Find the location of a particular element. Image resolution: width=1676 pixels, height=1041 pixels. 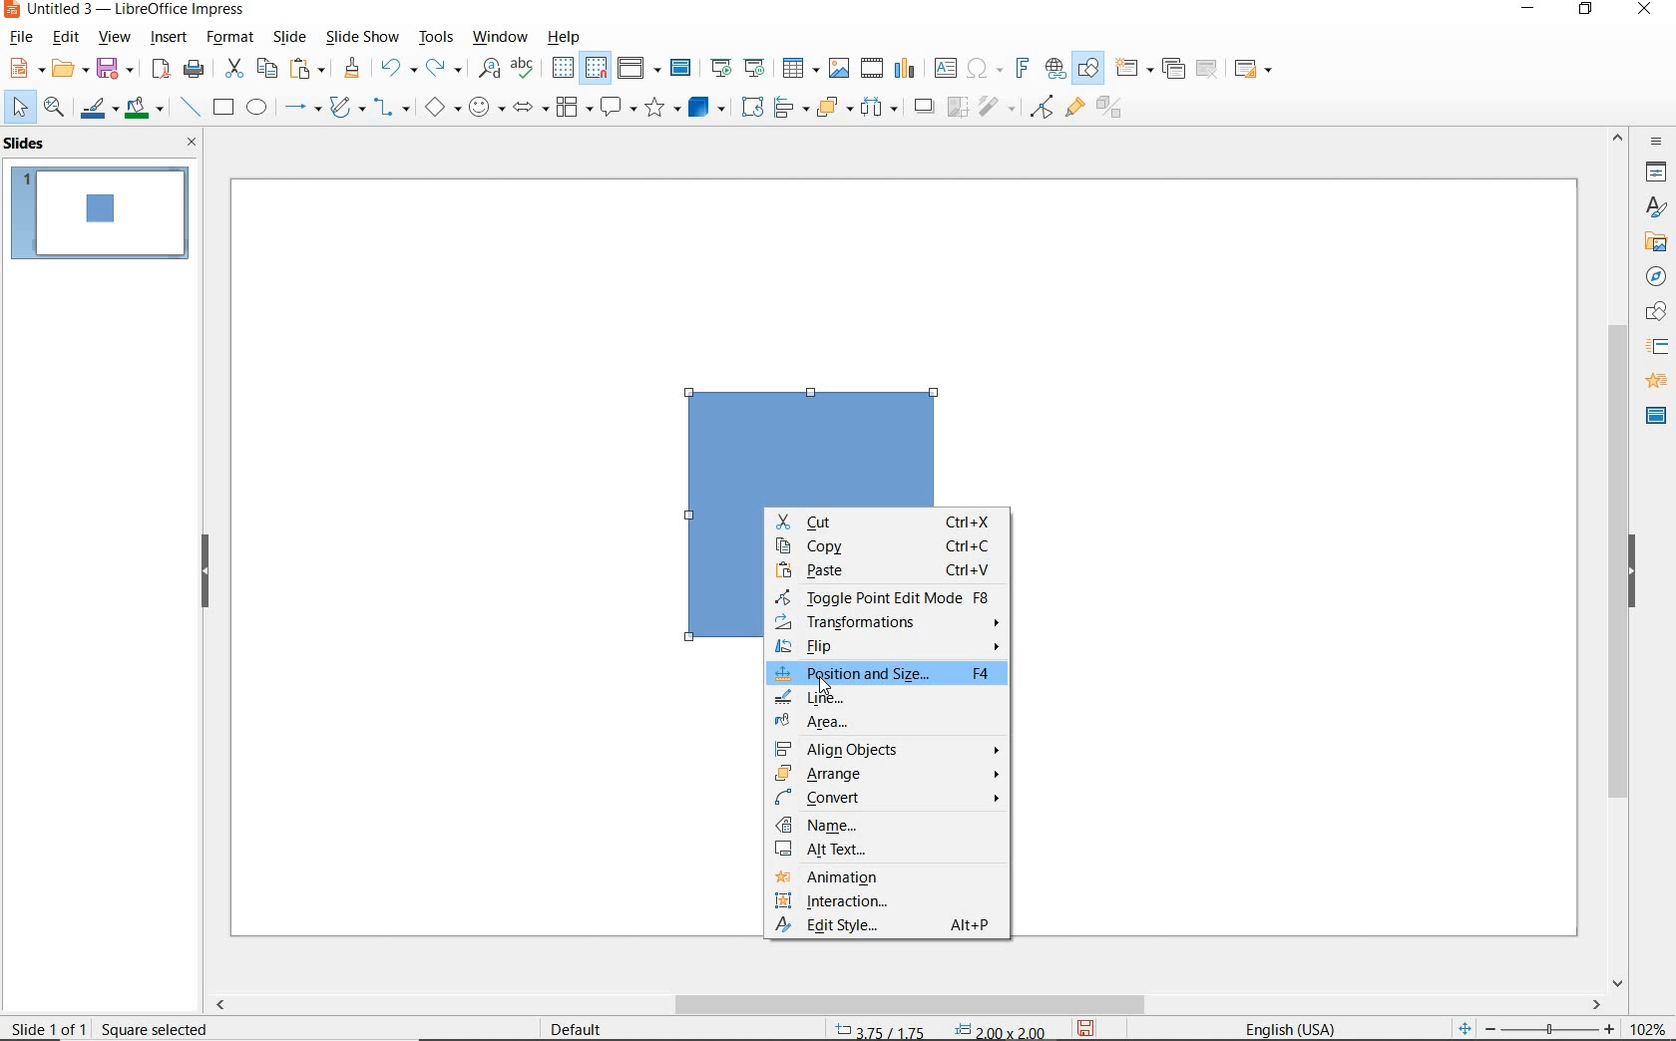

COPY is located at coordinates (882, 547).